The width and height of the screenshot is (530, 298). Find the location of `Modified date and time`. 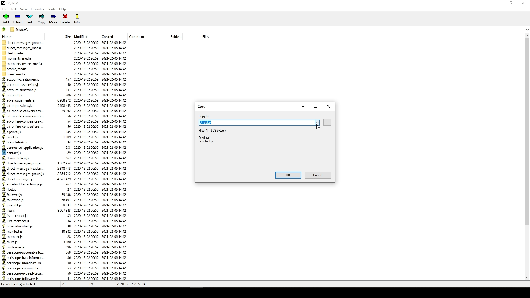

Modified date and time is located at coordinates (86, 161).